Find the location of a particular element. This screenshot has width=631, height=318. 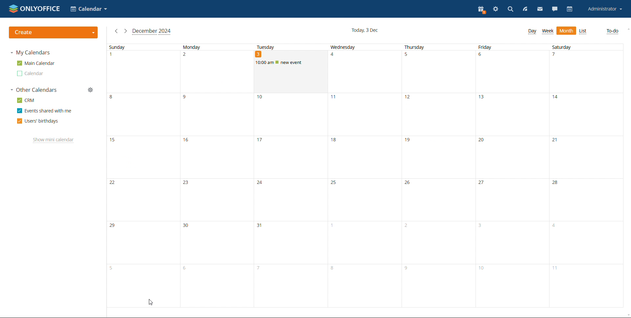

list view is located at coordinates (583, 31).